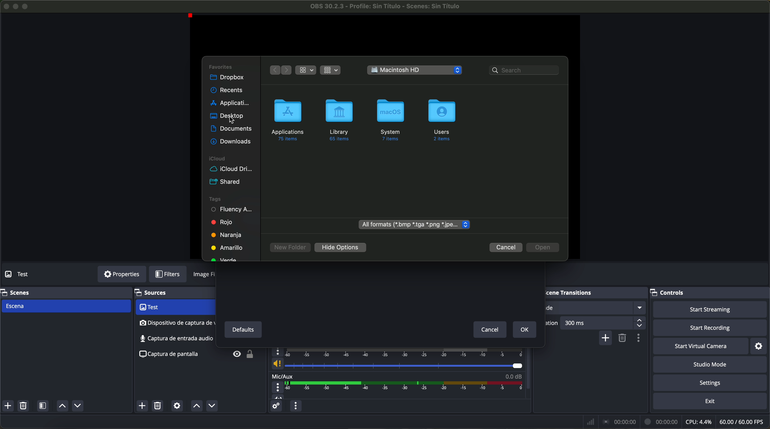  I want to click on minimize program, so click(16, 6).